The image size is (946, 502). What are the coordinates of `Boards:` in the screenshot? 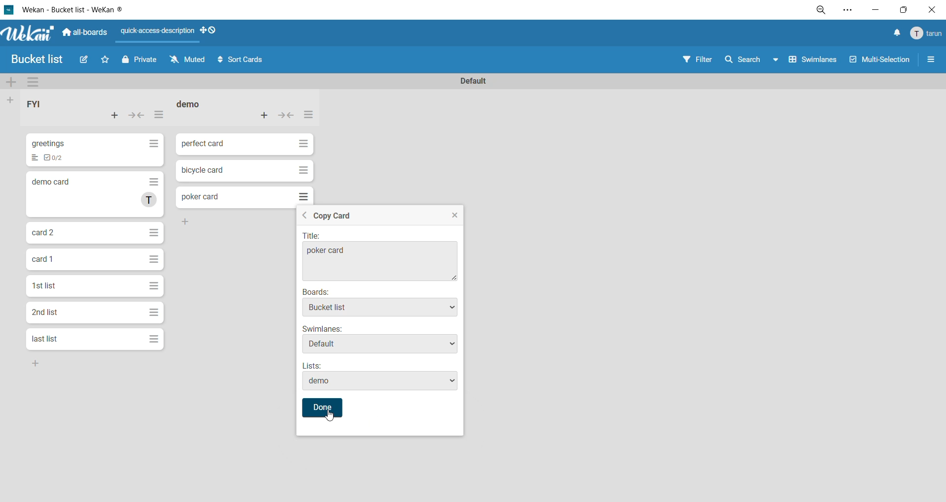 It's located at (320, 291).